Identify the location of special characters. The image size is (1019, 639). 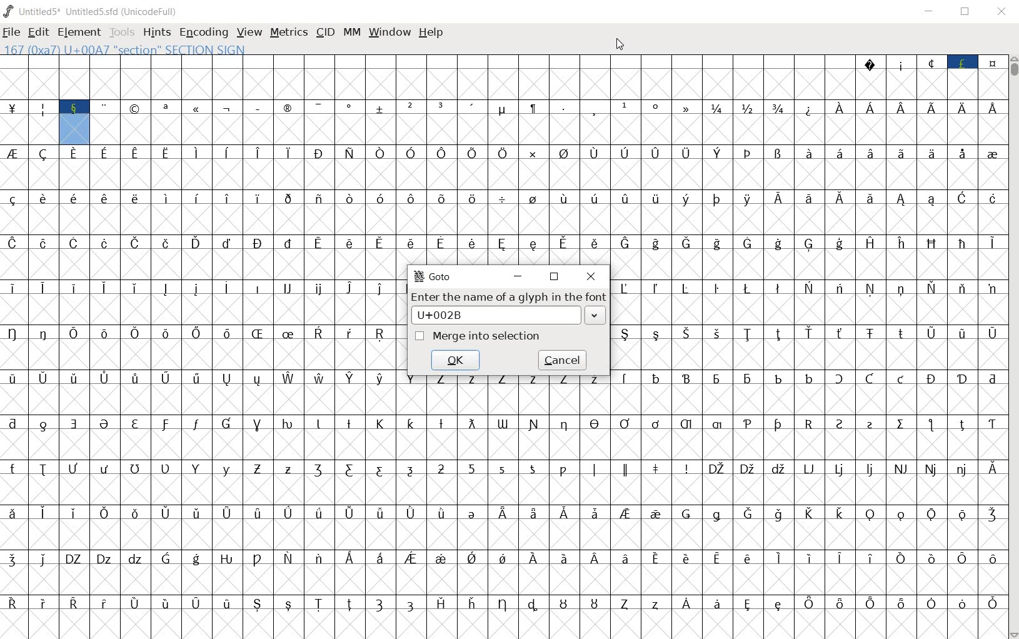
(807, 528).